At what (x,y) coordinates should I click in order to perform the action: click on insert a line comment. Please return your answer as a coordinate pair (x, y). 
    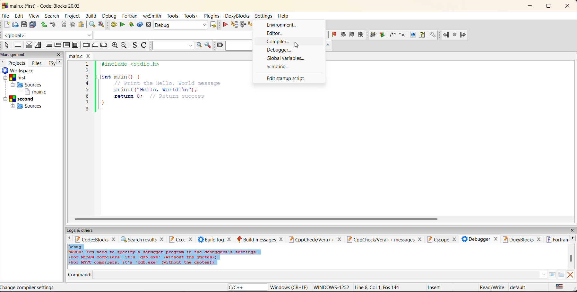
    Looking at the image, I should click on (402, 35).